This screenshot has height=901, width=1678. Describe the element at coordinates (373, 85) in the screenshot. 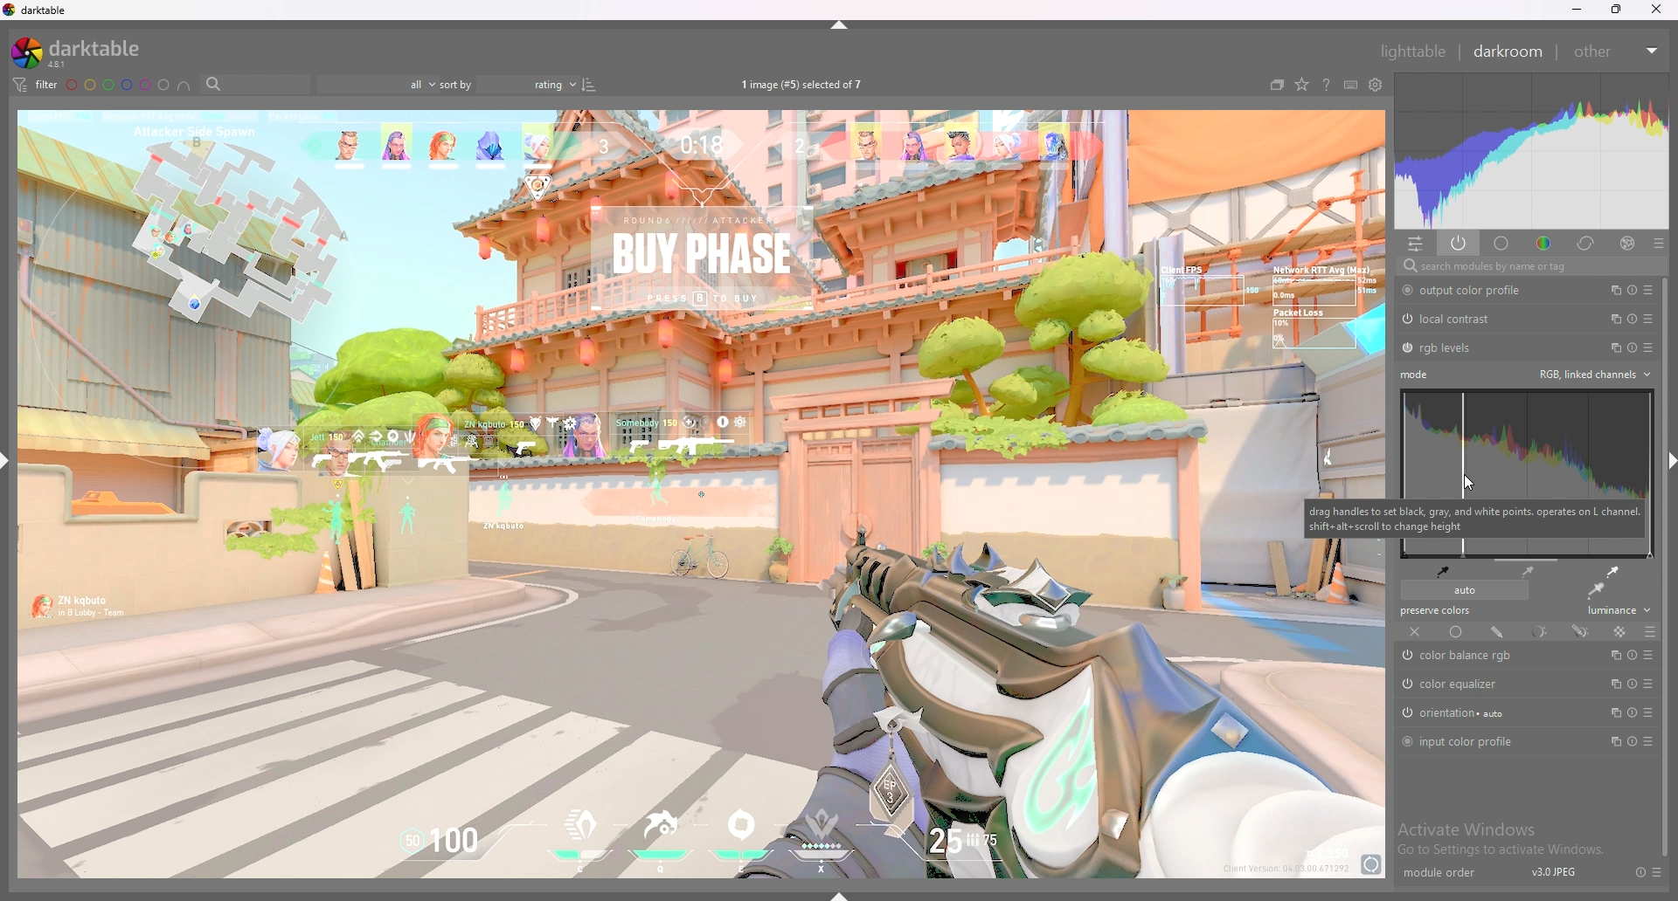

I see `filter by images rating` at that location.